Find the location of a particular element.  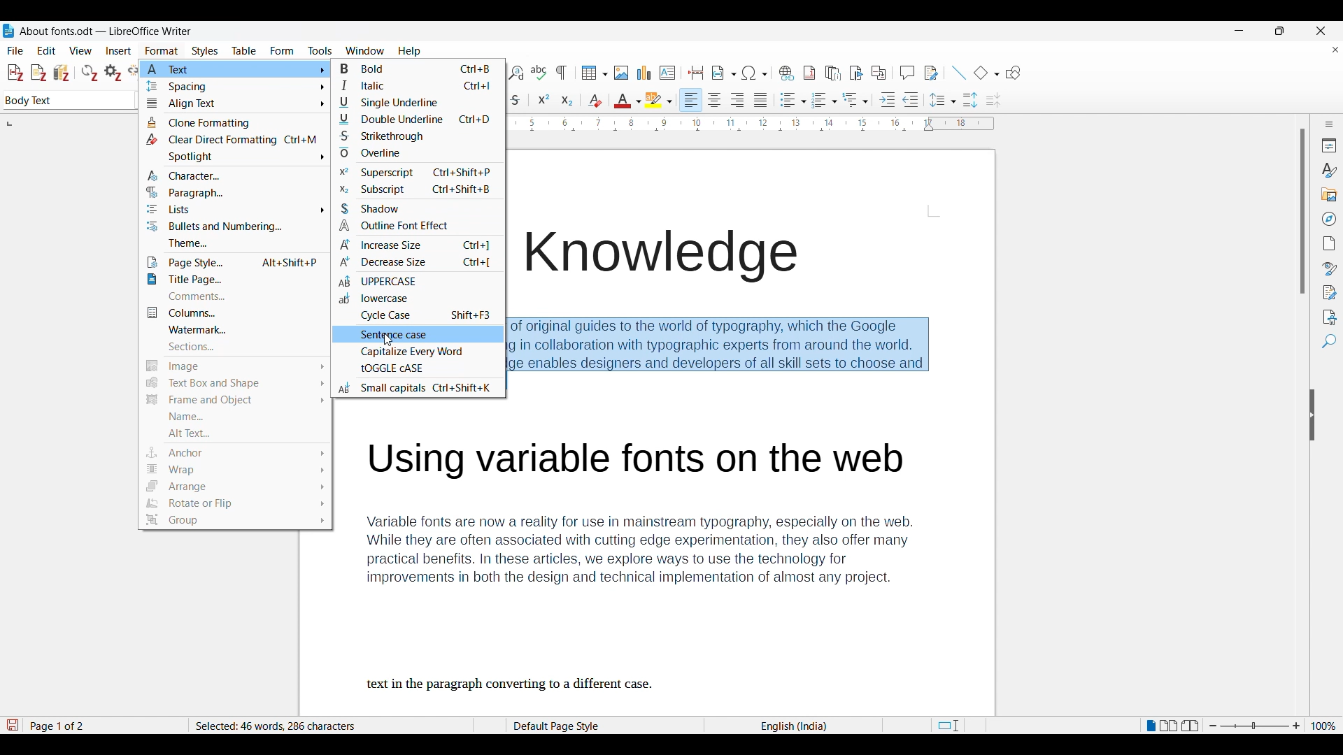

Gallery is located at coordinates (1330, 195).